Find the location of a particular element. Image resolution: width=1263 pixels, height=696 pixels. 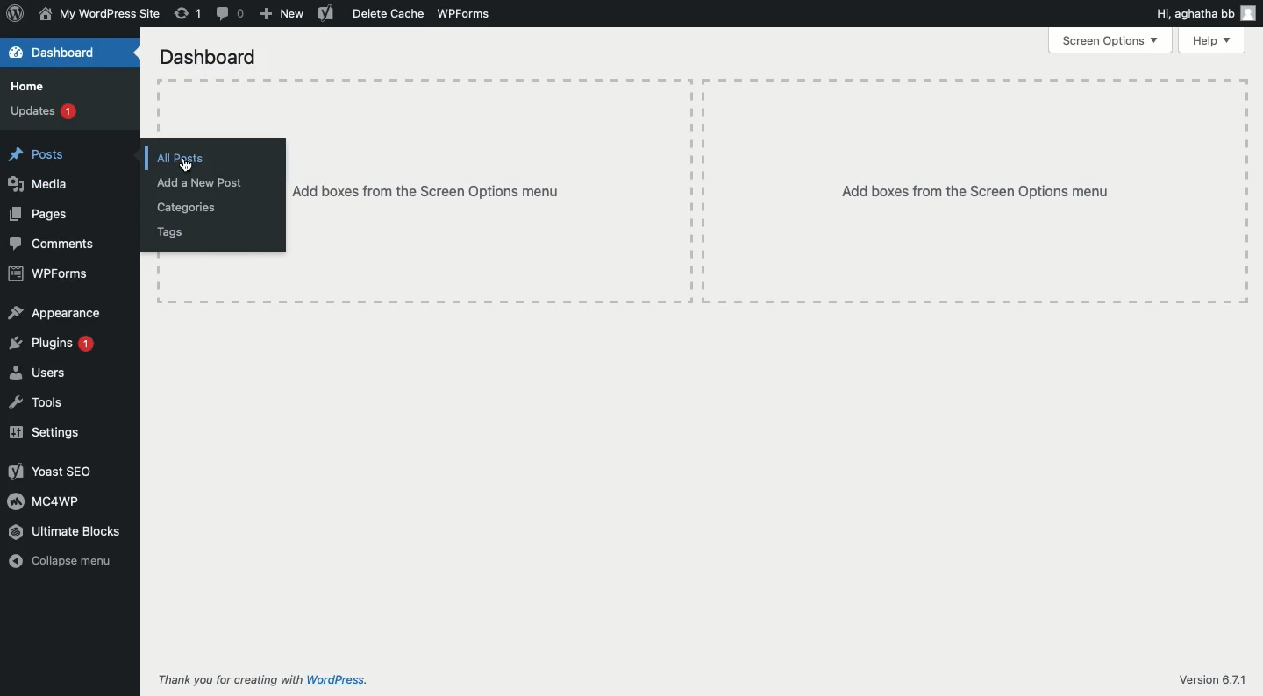

Hi, aghatha bb  is located at coordinates (1205, 13).